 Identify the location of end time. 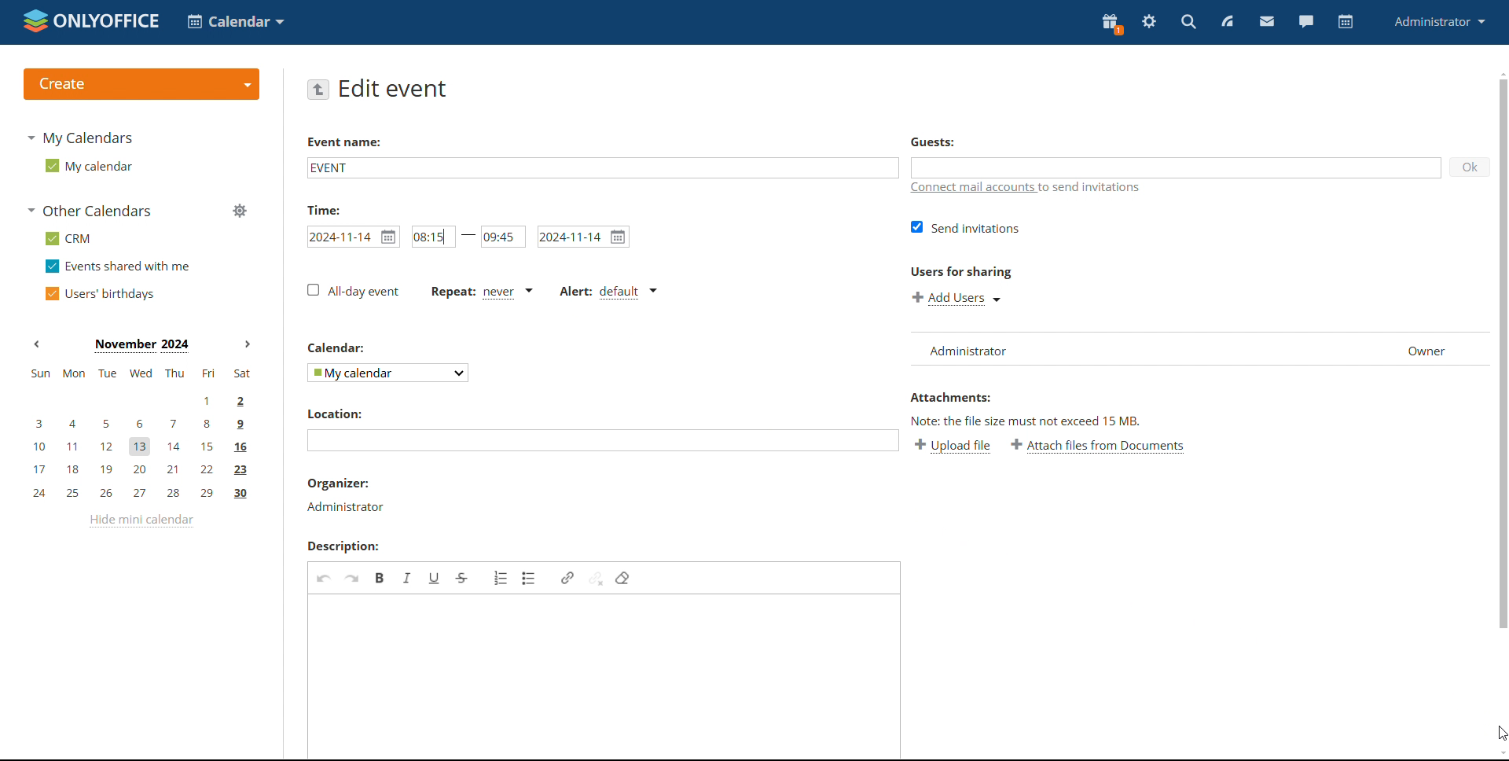
(503, 237).